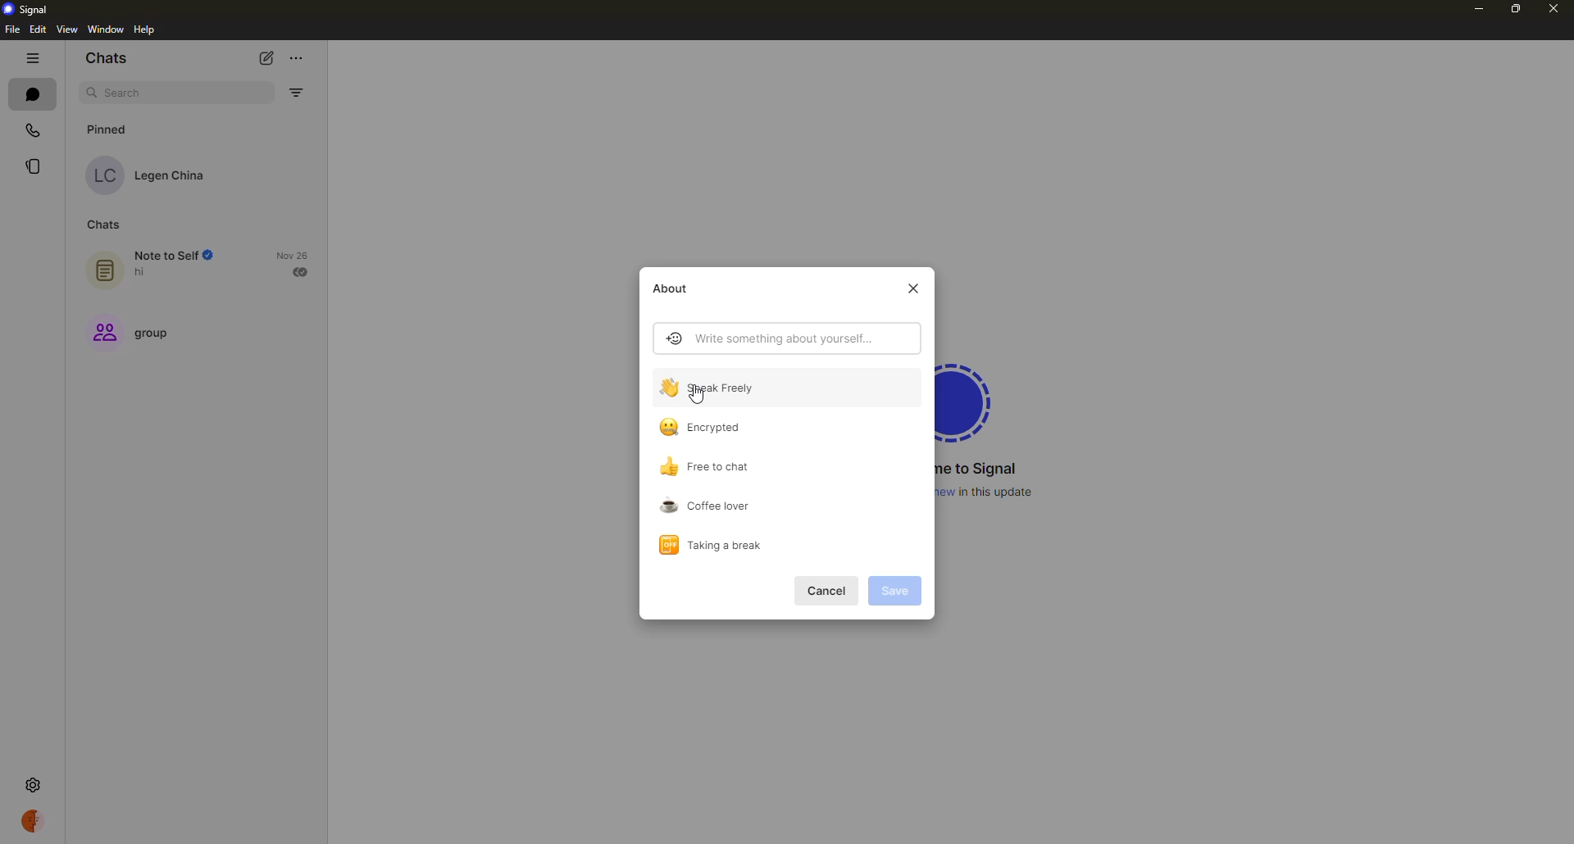  I want to click on cursor , so click(703, 394).